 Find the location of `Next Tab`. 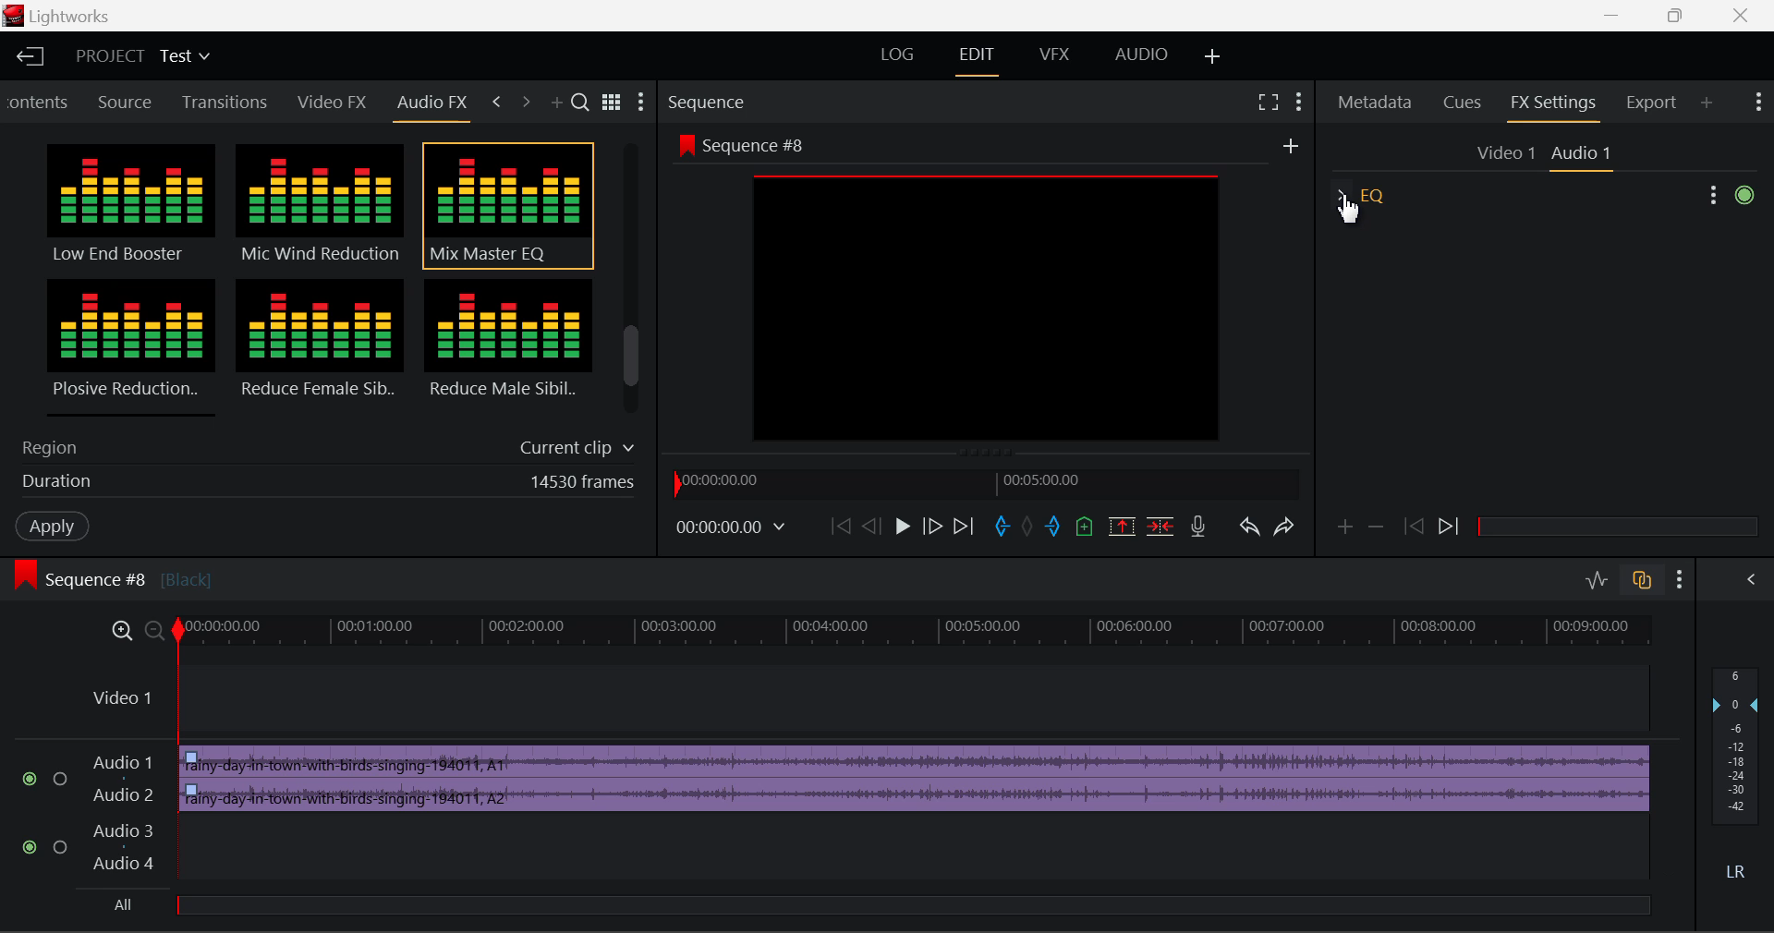

Next Tab is located at coordinates (525, 100).